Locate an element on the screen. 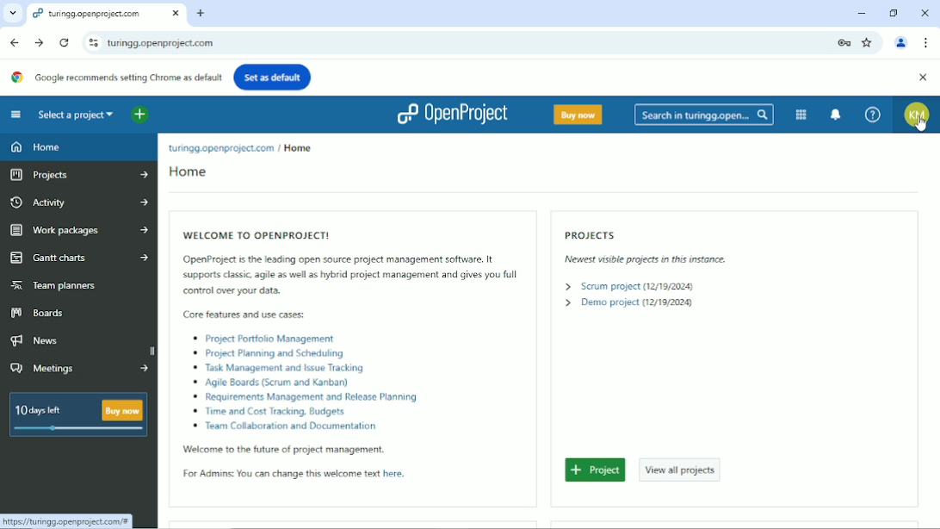 The width and height of the screenshot is (940, 529). View all projects is located at coordinates (683, 469).